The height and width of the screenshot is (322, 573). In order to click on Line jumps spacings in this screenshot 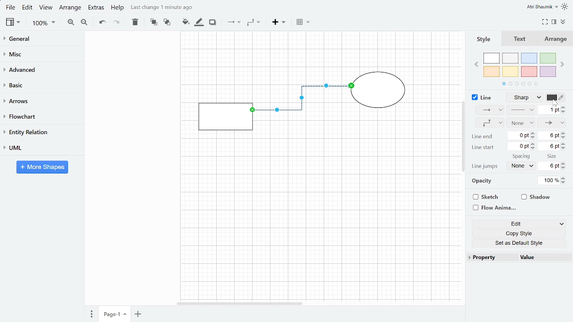, I will do `click(549, 165)`.